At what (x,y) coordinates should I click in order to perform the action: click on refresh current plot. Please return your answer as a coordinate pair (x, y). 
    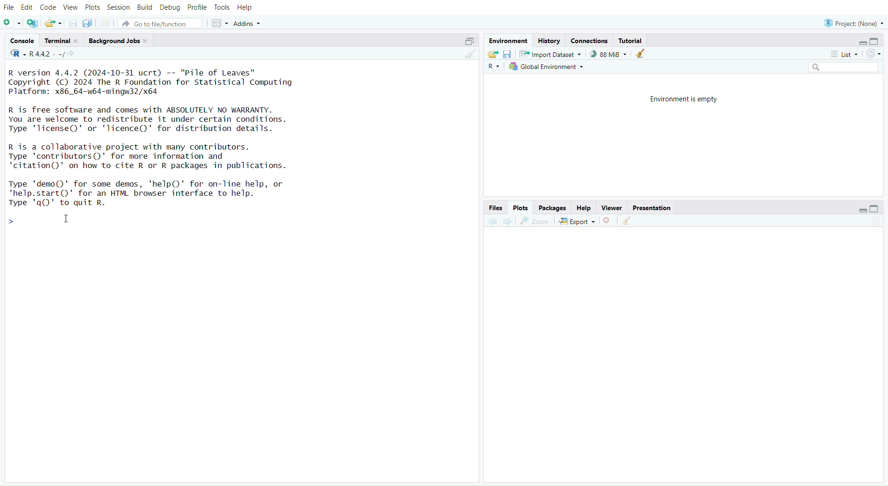
    Looking at the image, I should click on (878, 220).